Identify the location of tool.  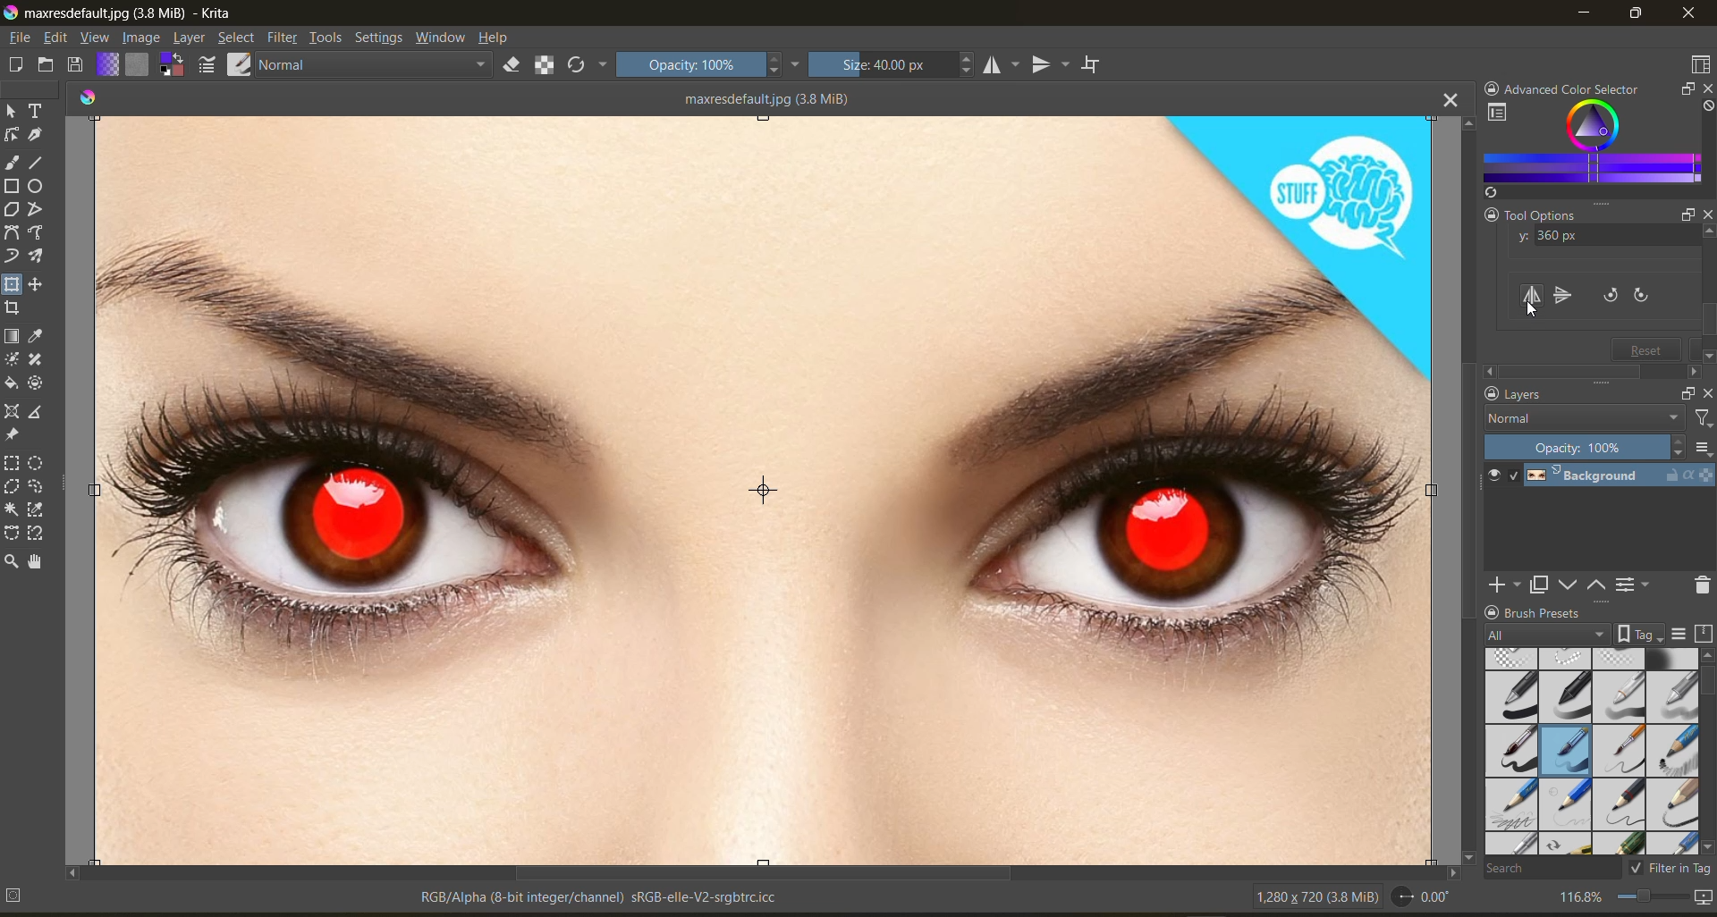
(12, 233).